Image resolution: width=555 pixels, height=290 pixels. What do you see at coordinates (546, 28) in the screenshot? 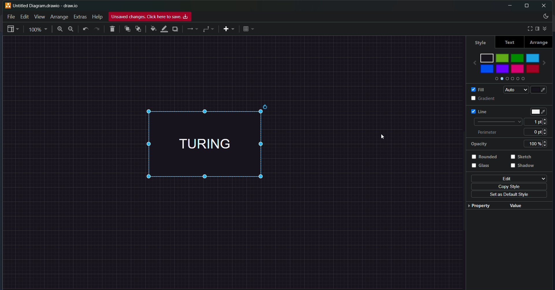
I see `expand/collapse` at bounding box center [546, 28].